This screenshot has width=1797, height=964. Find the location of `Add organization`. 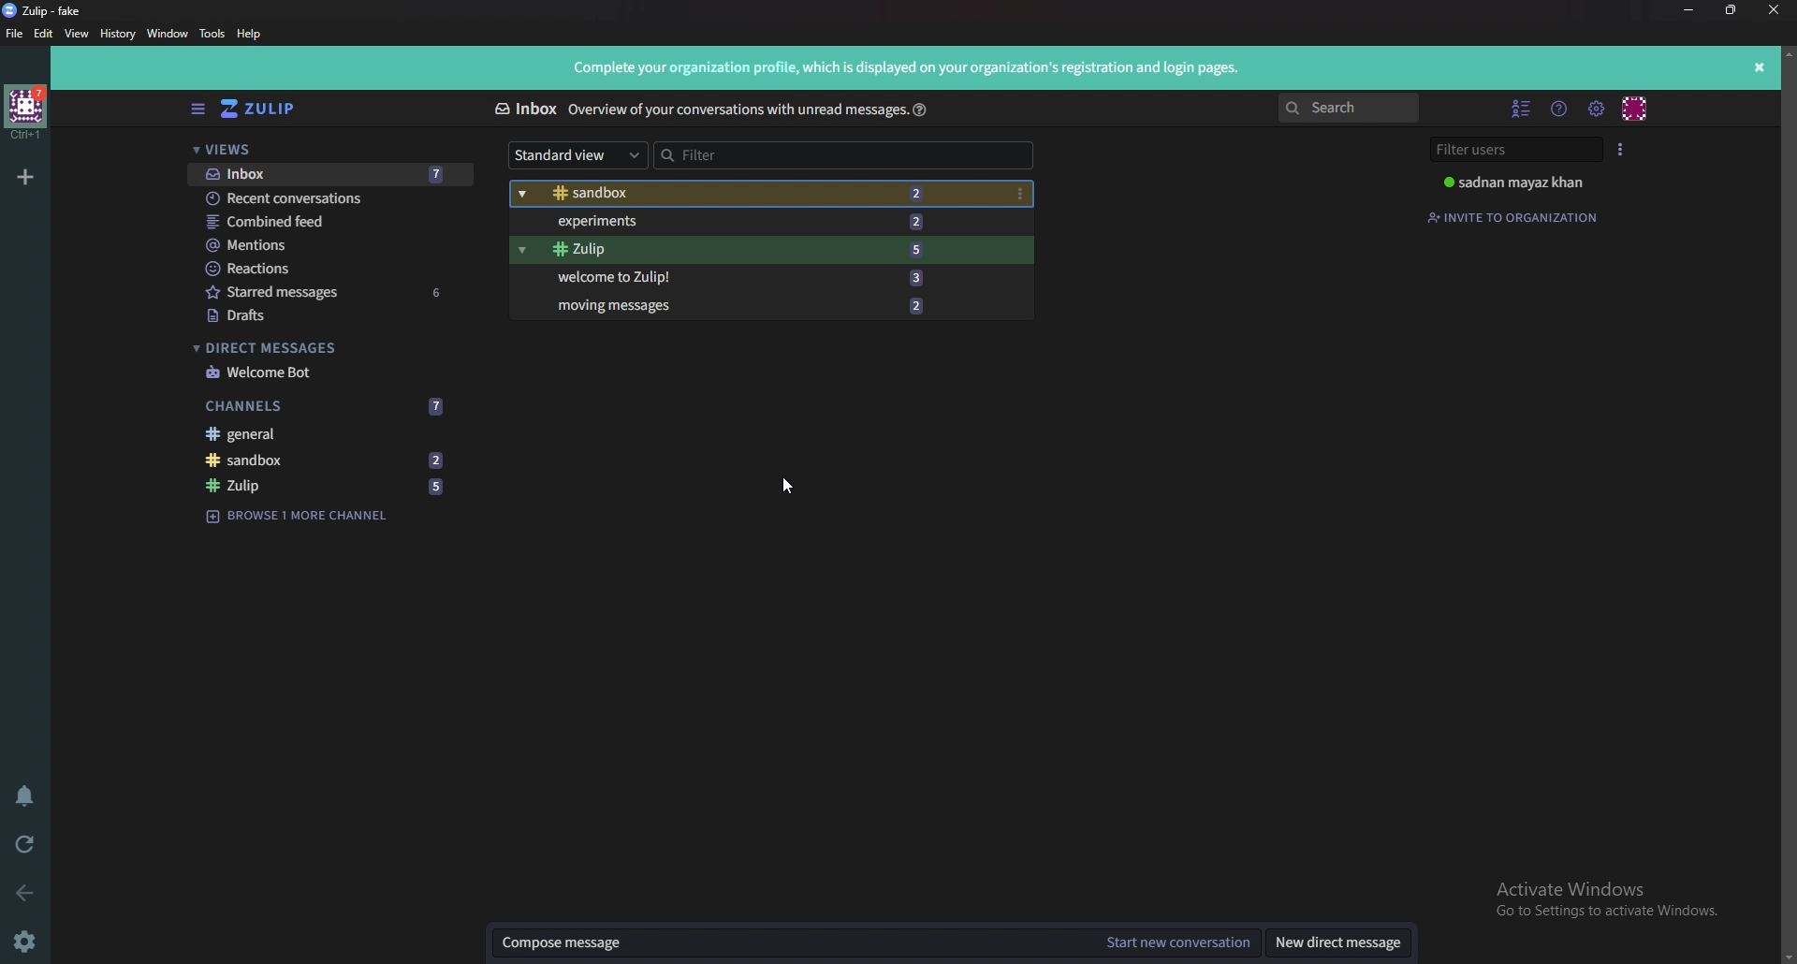

Add organization is located at coordinates (25, 177).